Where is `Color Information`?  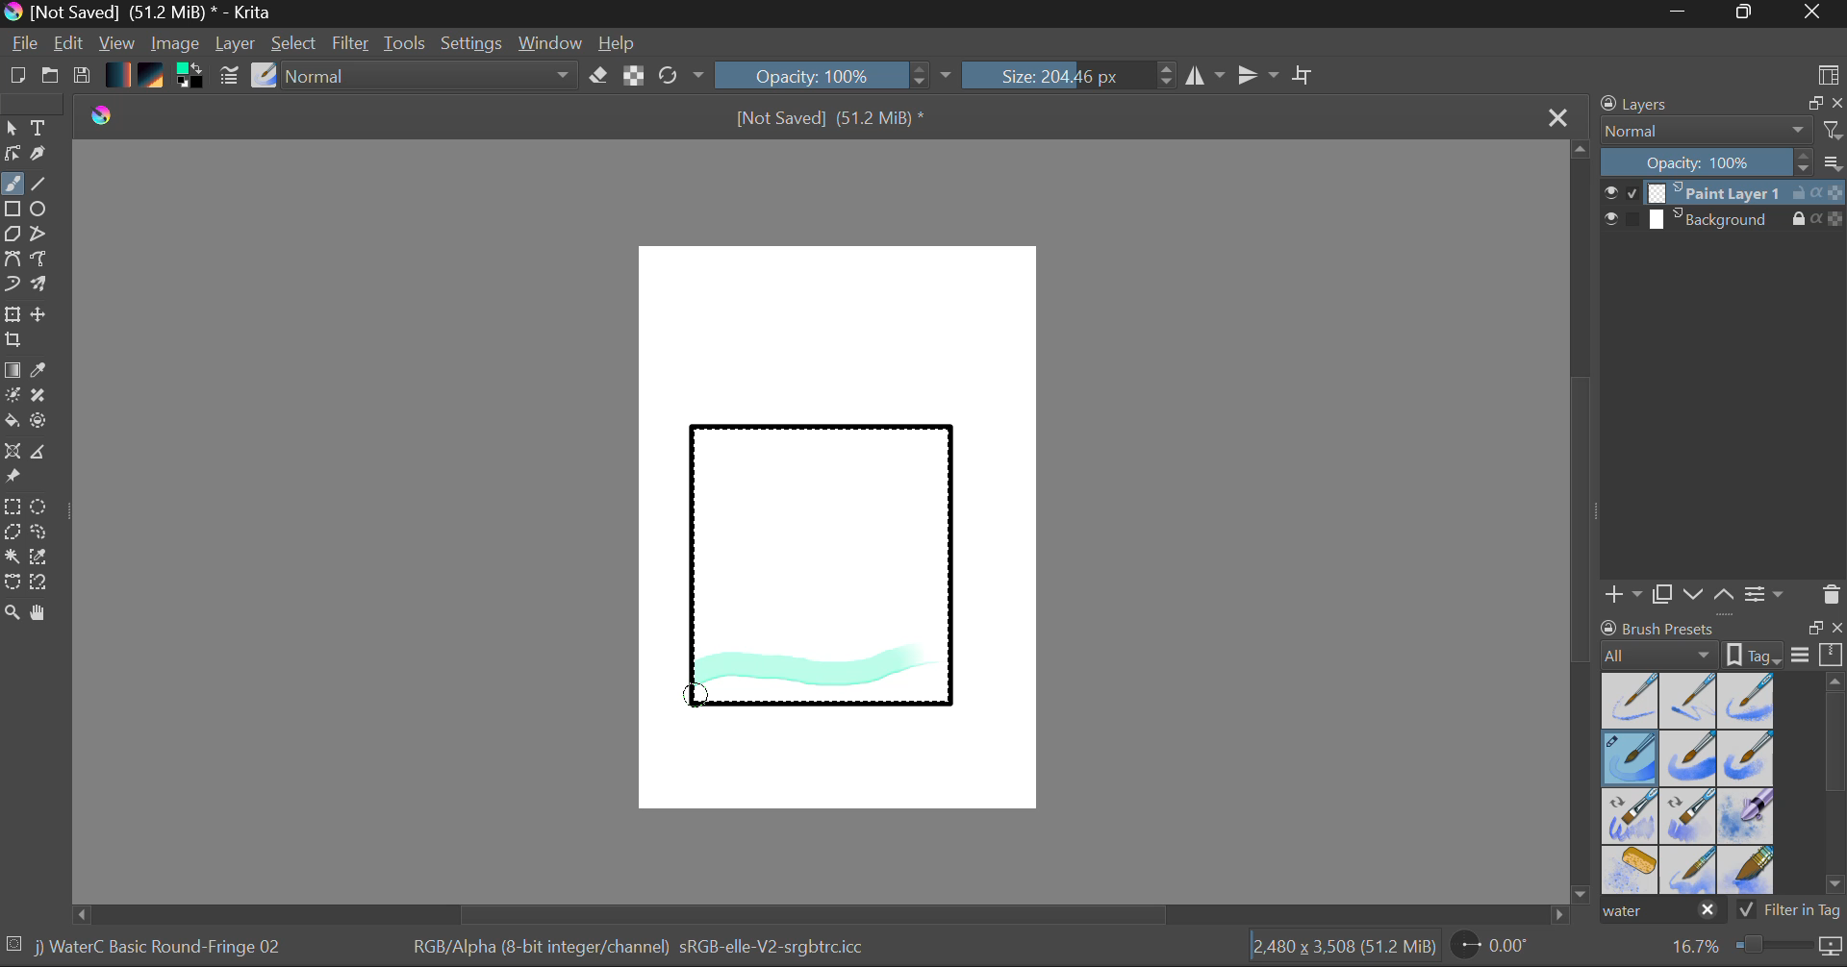
Color Information is located at coordinates (637, 949).